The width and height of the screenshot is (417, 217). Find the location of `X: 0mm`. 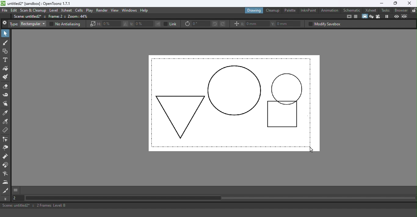

X: 0mm is located at coordinates (255, 24).